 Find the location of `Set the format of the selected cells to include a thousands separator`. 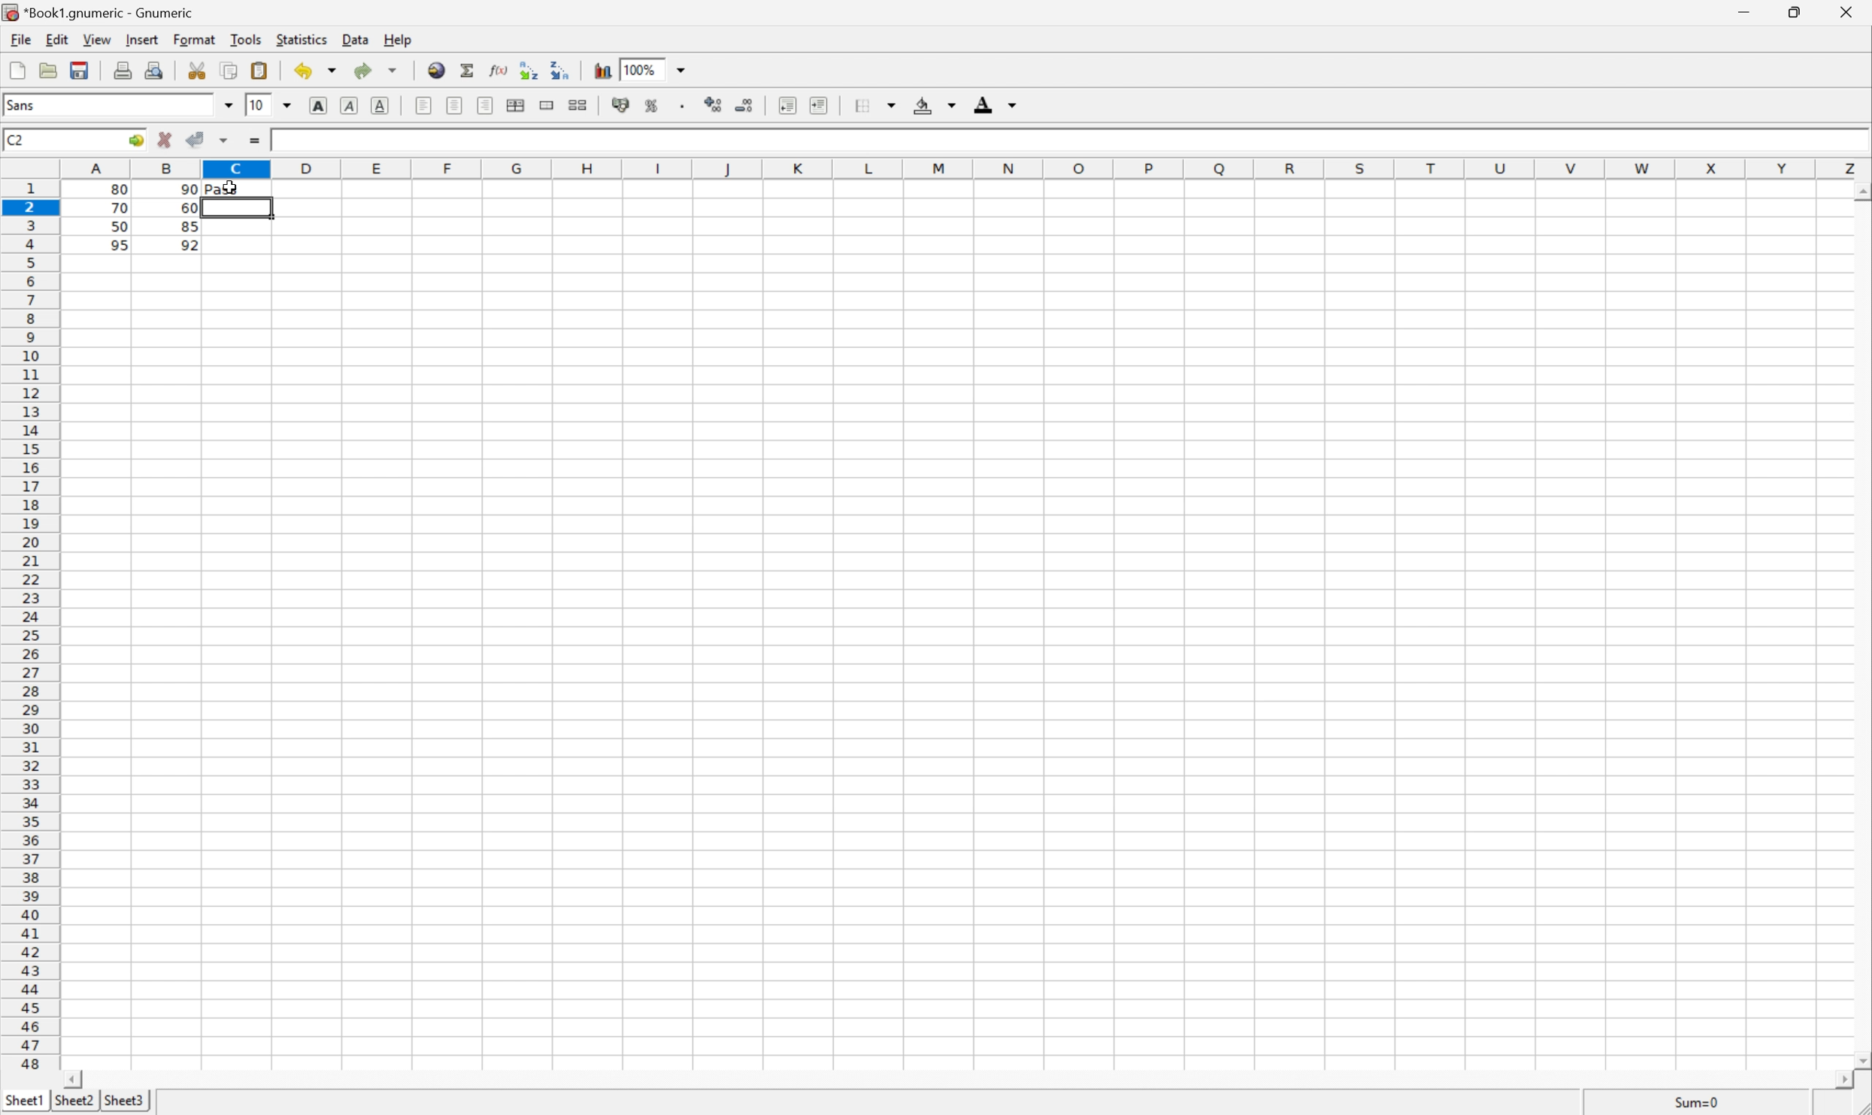

Set the format of the selected cells to include a thousands separator is located at coordinates (686, 102).